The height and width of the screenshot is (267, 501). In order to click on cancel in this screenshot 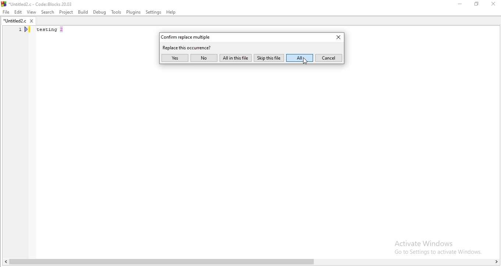, I will do `click(328, 58)`.